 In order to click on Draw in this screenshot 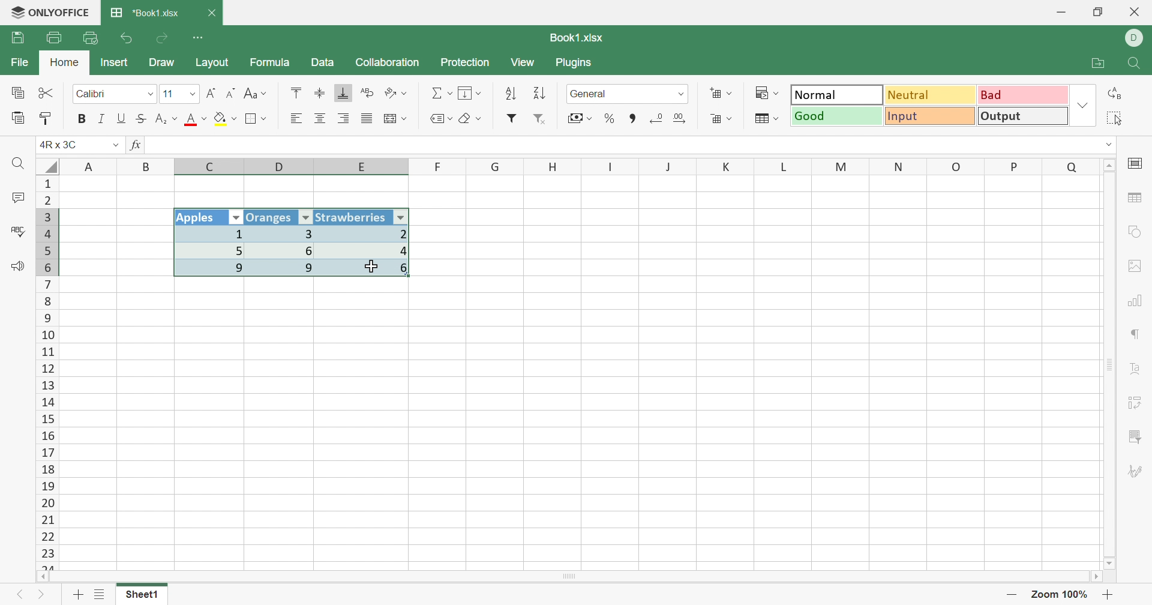, I will do `click(166, 64)`.